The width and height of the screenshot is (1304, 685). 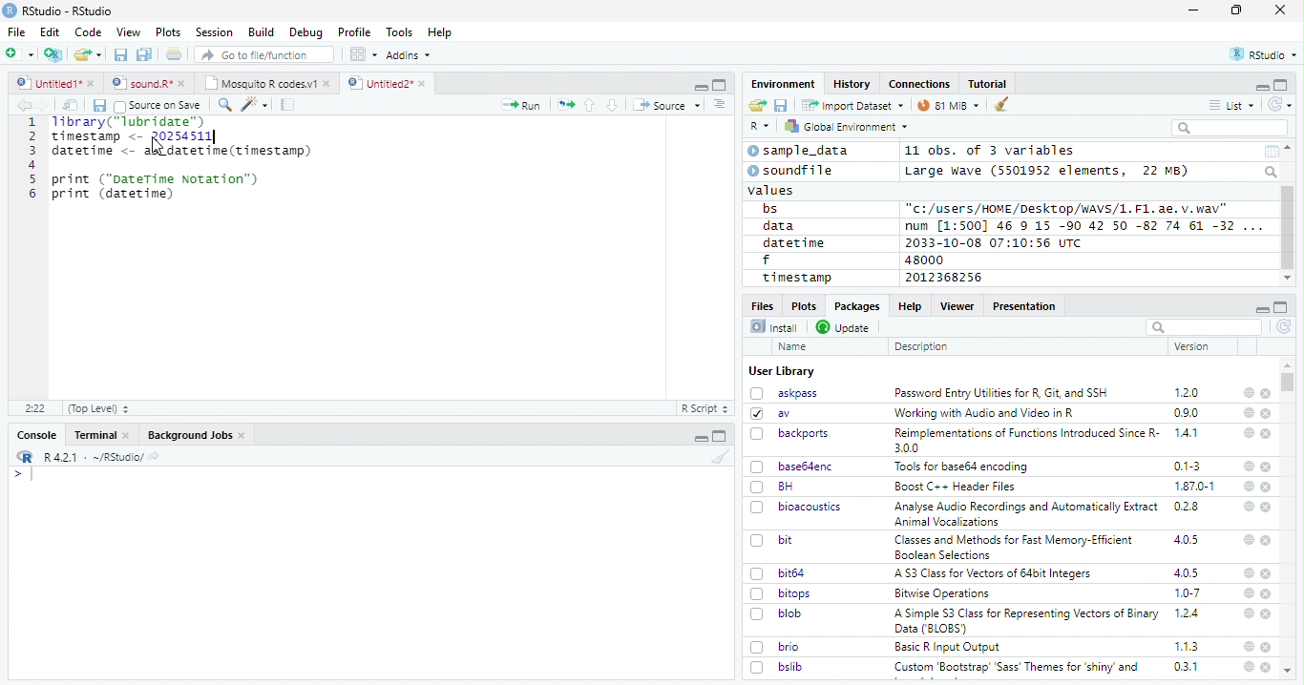 I want to click on 4.0.5, so click(x=1187, y=572).